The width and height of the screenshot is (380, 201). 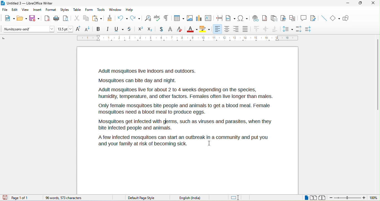 I want to click on Untitled 3 — LibreOffice Writer, so click(x=29, y=3).